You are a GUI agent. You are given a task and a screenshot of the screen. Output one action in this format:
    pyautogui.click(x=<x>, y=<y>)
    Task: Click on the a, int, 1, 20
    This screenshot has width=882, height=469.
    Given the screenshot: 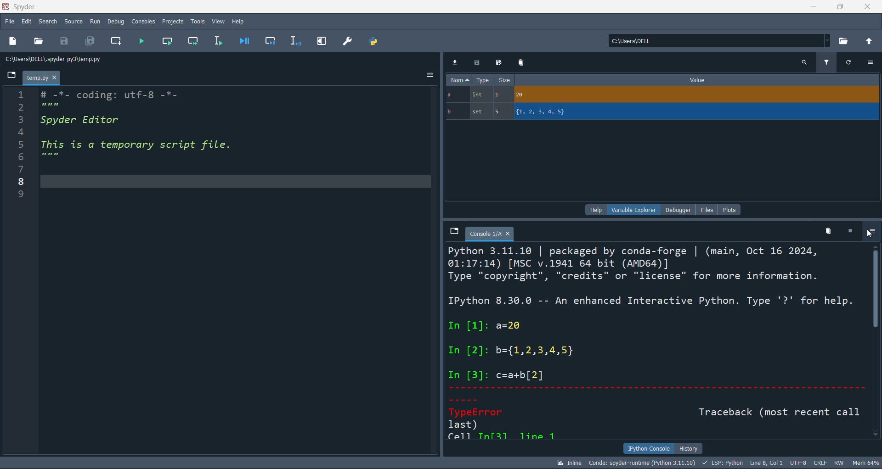 What is the action you would take?
    pyautogui.click(x=660, y=95)
    